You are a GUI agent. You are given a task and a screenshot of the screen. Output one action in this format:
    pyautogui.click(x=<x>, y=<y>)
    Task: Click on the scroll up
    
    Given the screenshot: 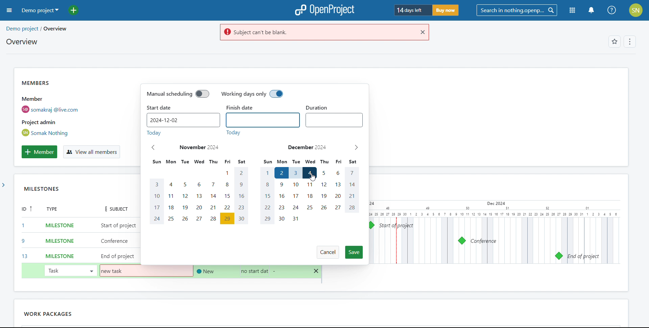 What is the action you would take?
    pyautogui.click(x=645, y=24)
    